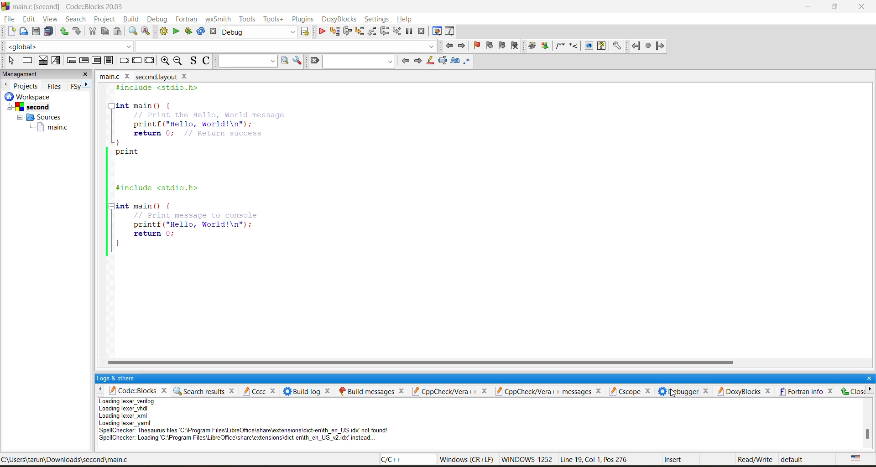  I want to click on various info, so click(452, 31).